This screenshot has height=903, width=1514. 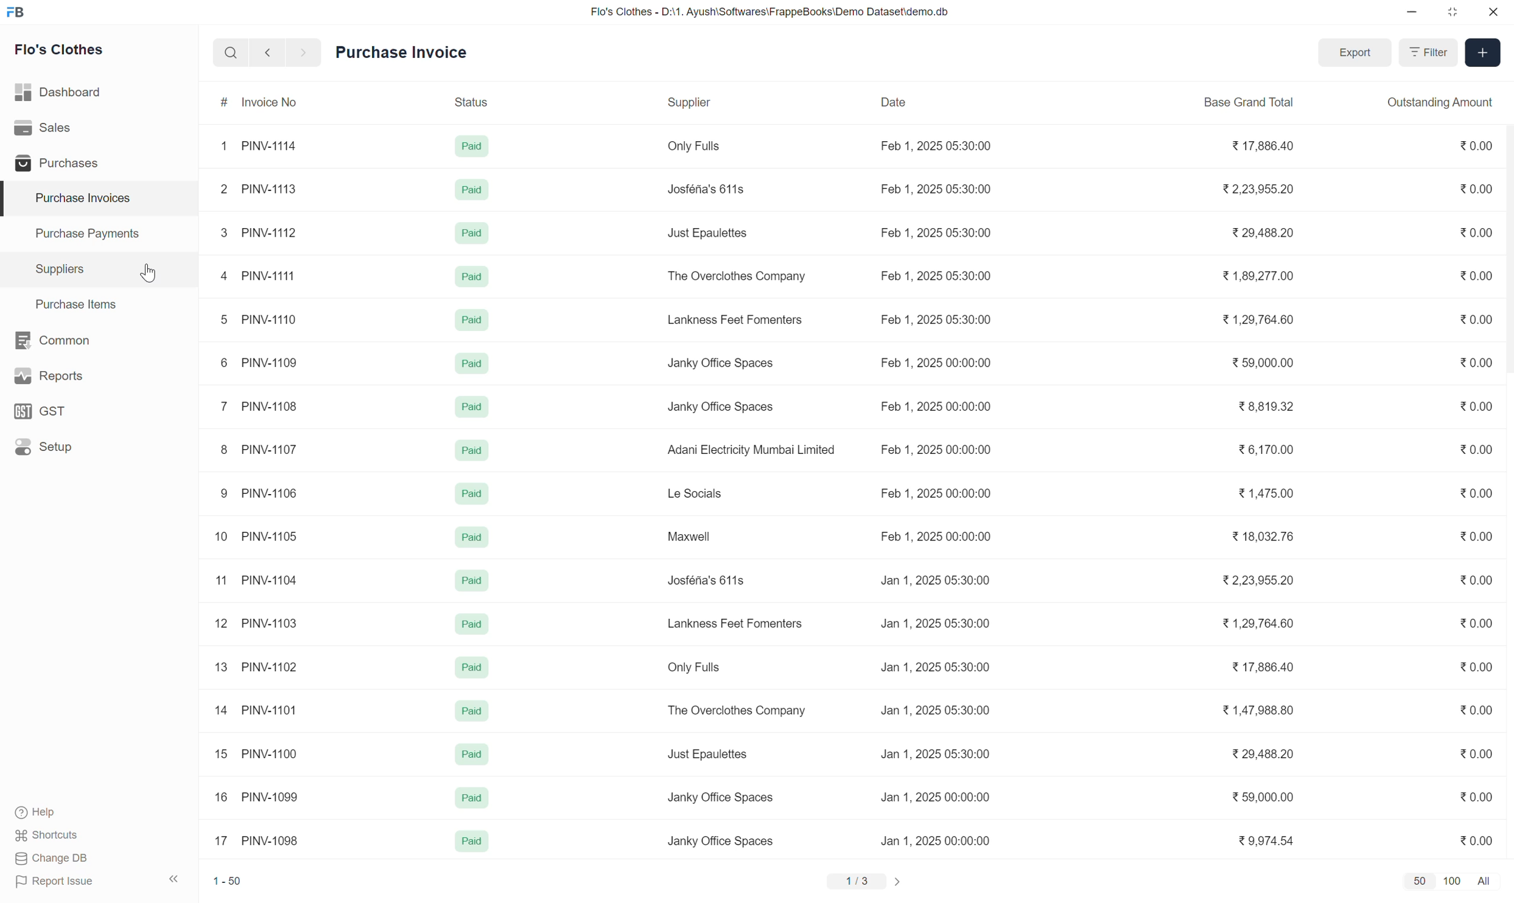 What do you see at coordinates (1476, 709) in the screenshot?
I see `0.00` at bounding box center [1476, 709].